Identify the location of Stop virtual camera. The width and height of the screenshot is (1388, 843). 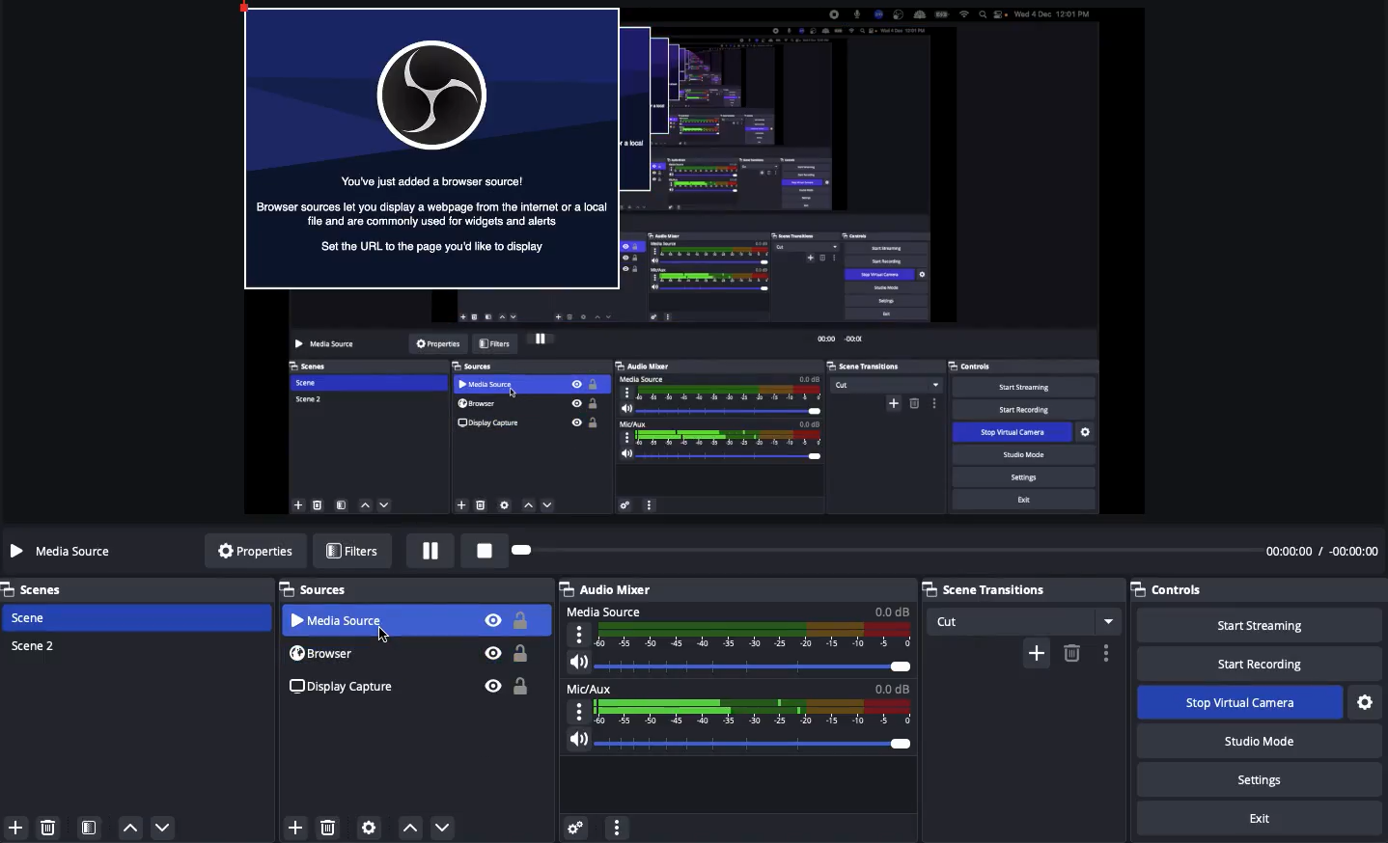
(1237, 703).